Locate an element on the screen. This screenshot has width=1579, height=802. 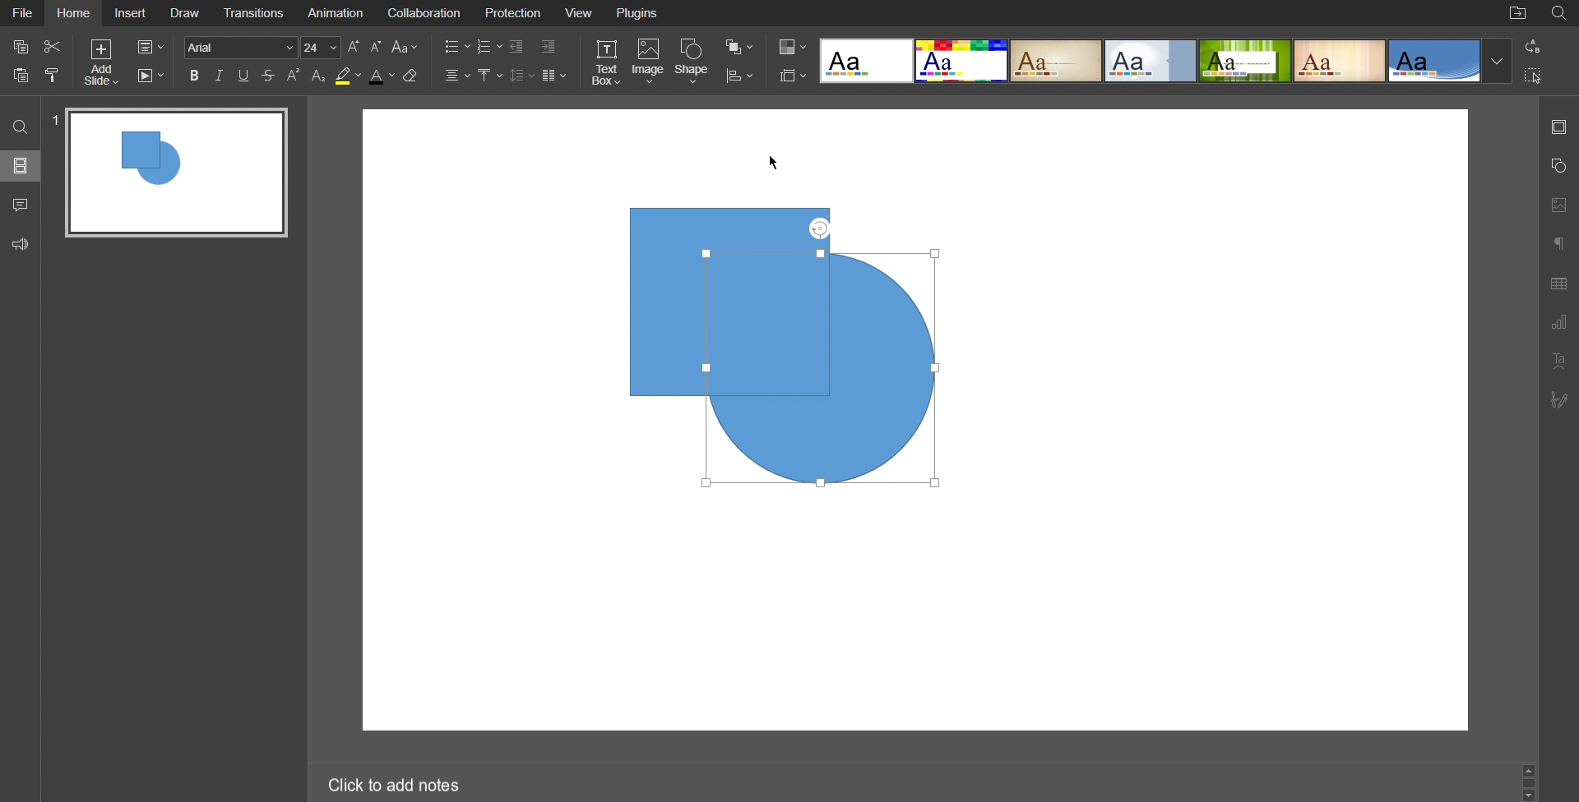
Signature is located at coordinates (1558, 399).